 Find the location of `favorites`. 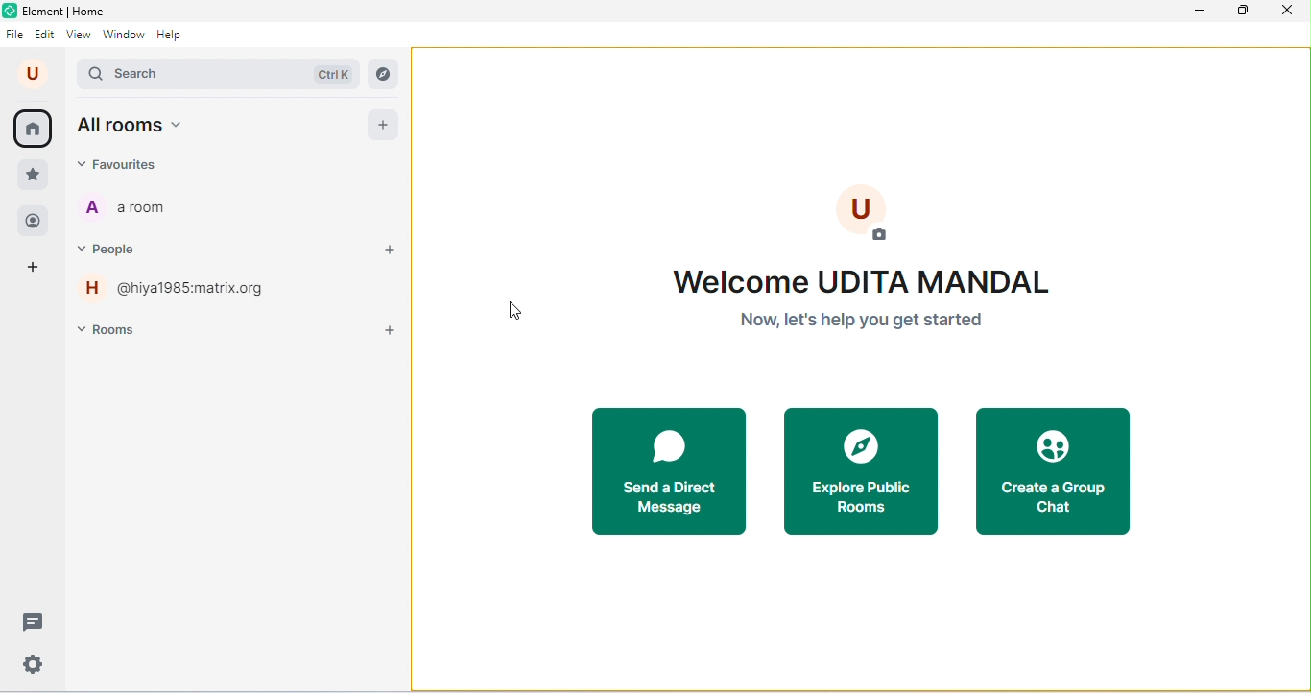

favorites is located at coordinates (119, 164).